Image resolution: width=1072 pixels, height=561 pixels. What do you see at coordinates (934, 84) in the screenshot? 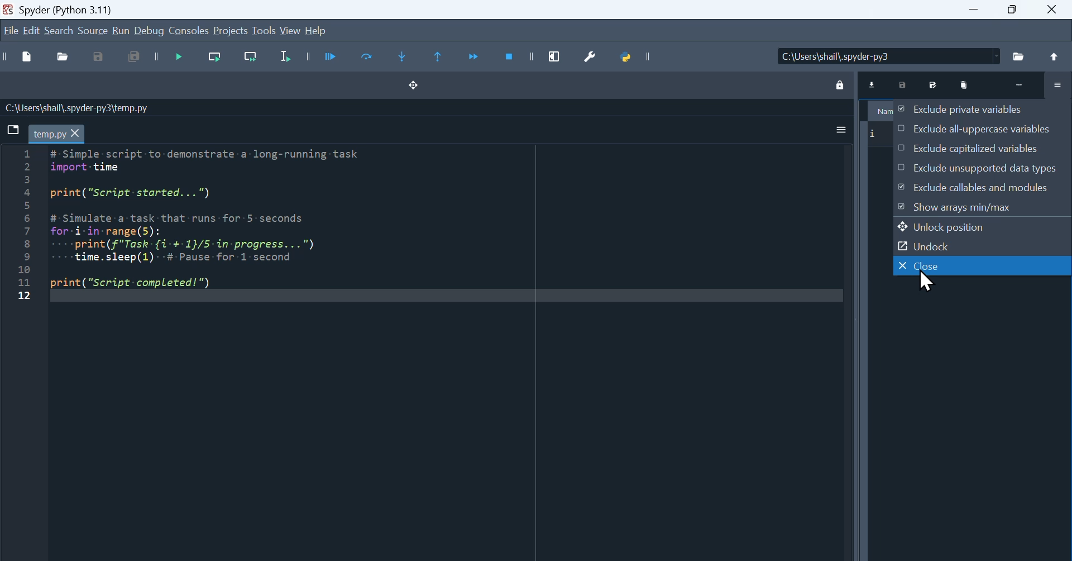
I see `Save data as` at bounding box center [934, 84].